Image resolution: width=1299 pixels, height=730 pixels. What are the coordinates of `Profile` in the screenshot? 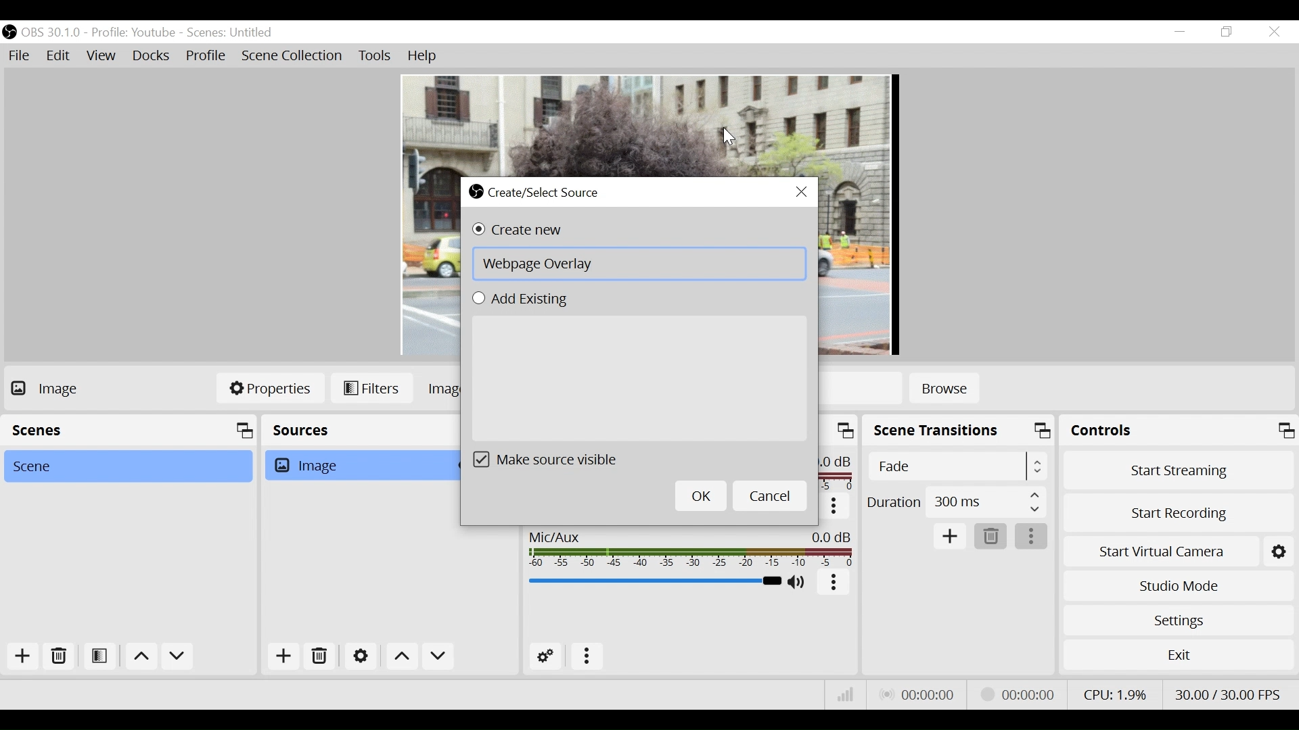 It's located at (208, 57).